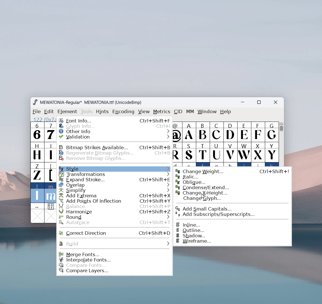 The image size is (322, 304). I want to click on wireframe, so click(233, 242).